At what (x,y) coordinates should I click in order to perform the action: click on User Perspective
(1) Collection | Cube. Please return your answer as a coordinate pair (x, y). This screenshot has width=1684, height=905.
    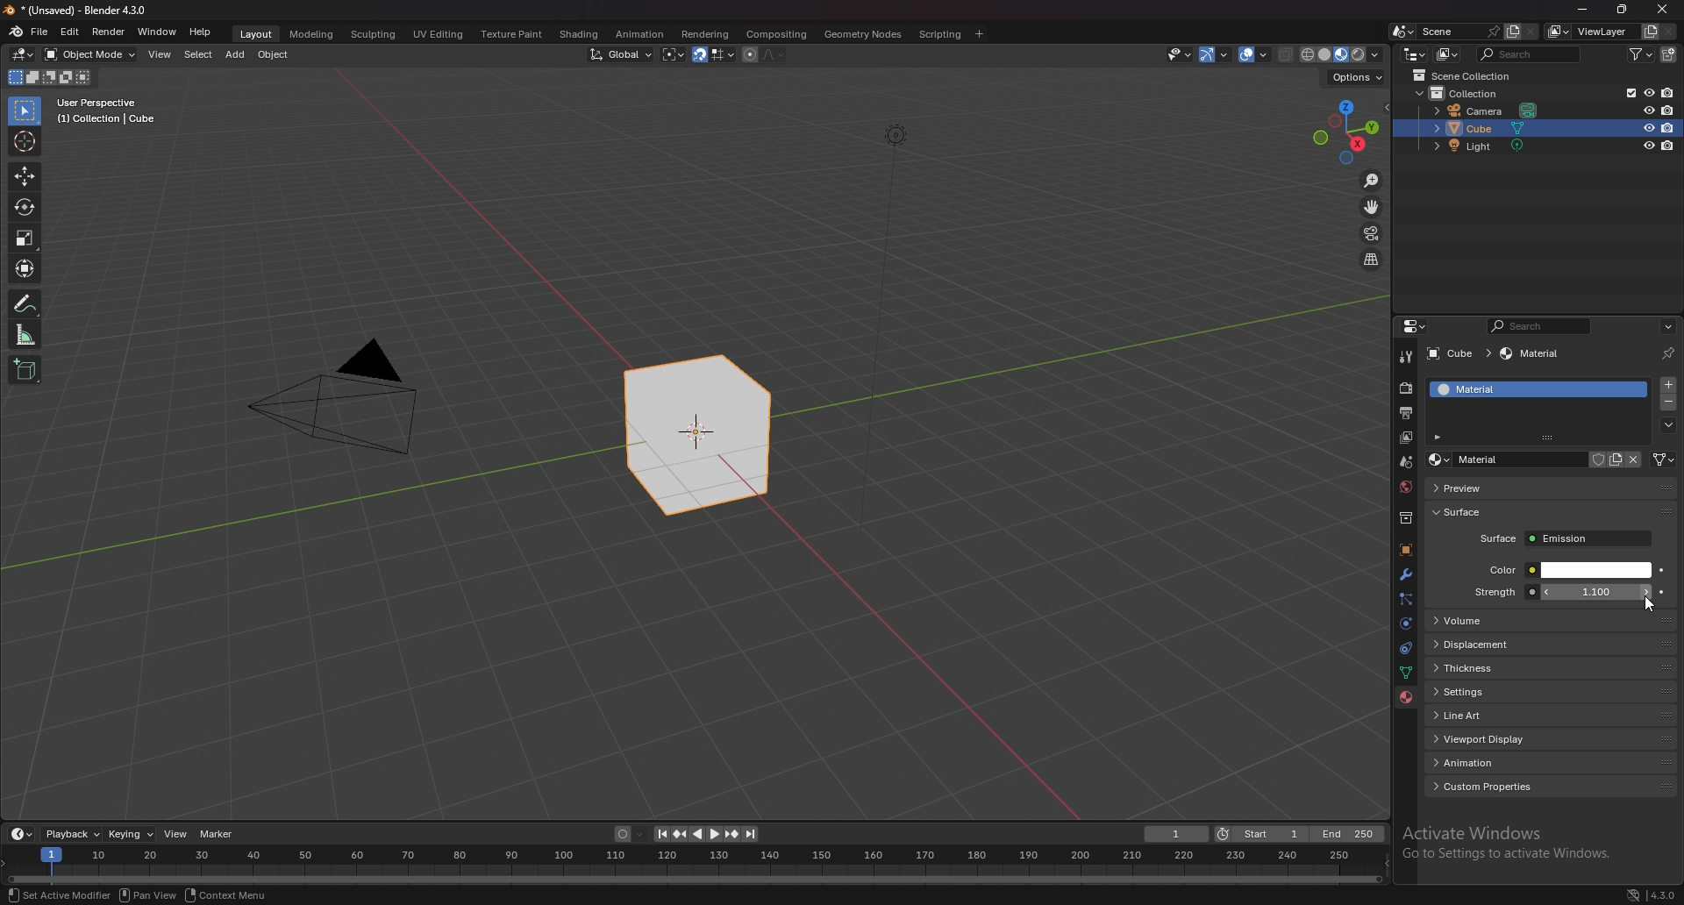
    Looking at the image, I should click on (111, 112).